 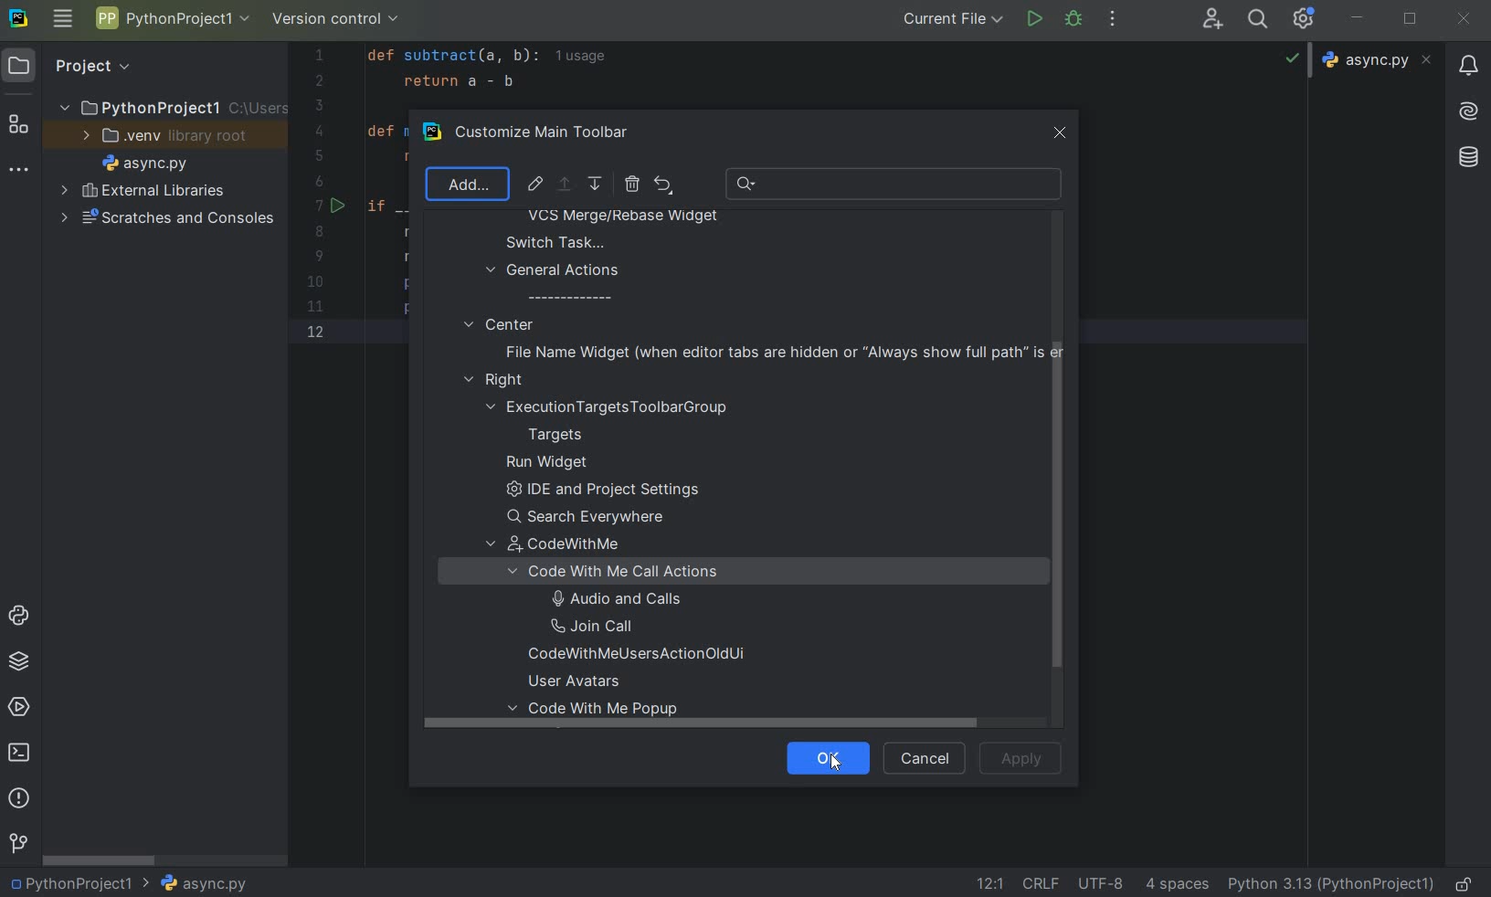 I want to click on STRUCTURE, so click(x=20, y=127).